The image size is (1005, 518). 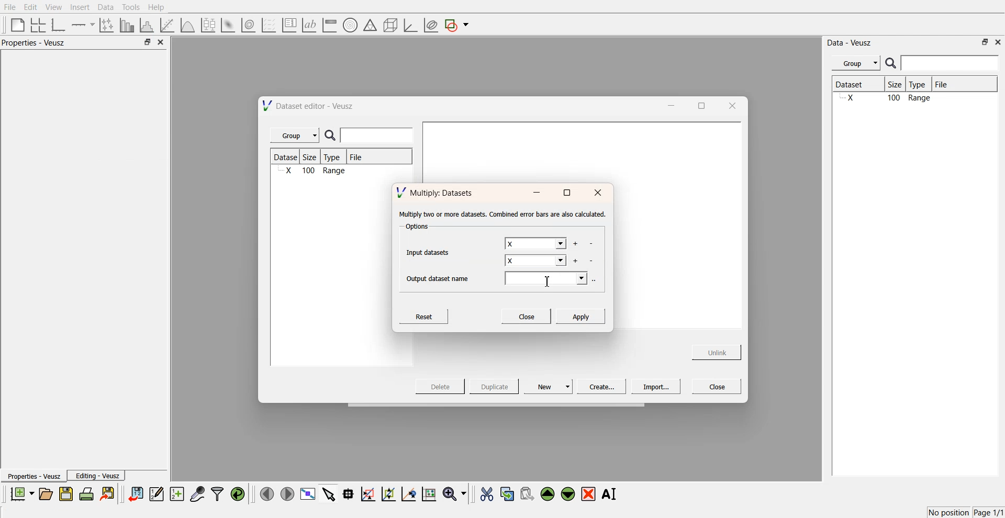 I want to click on add a shape, so click(x=457, y=26).